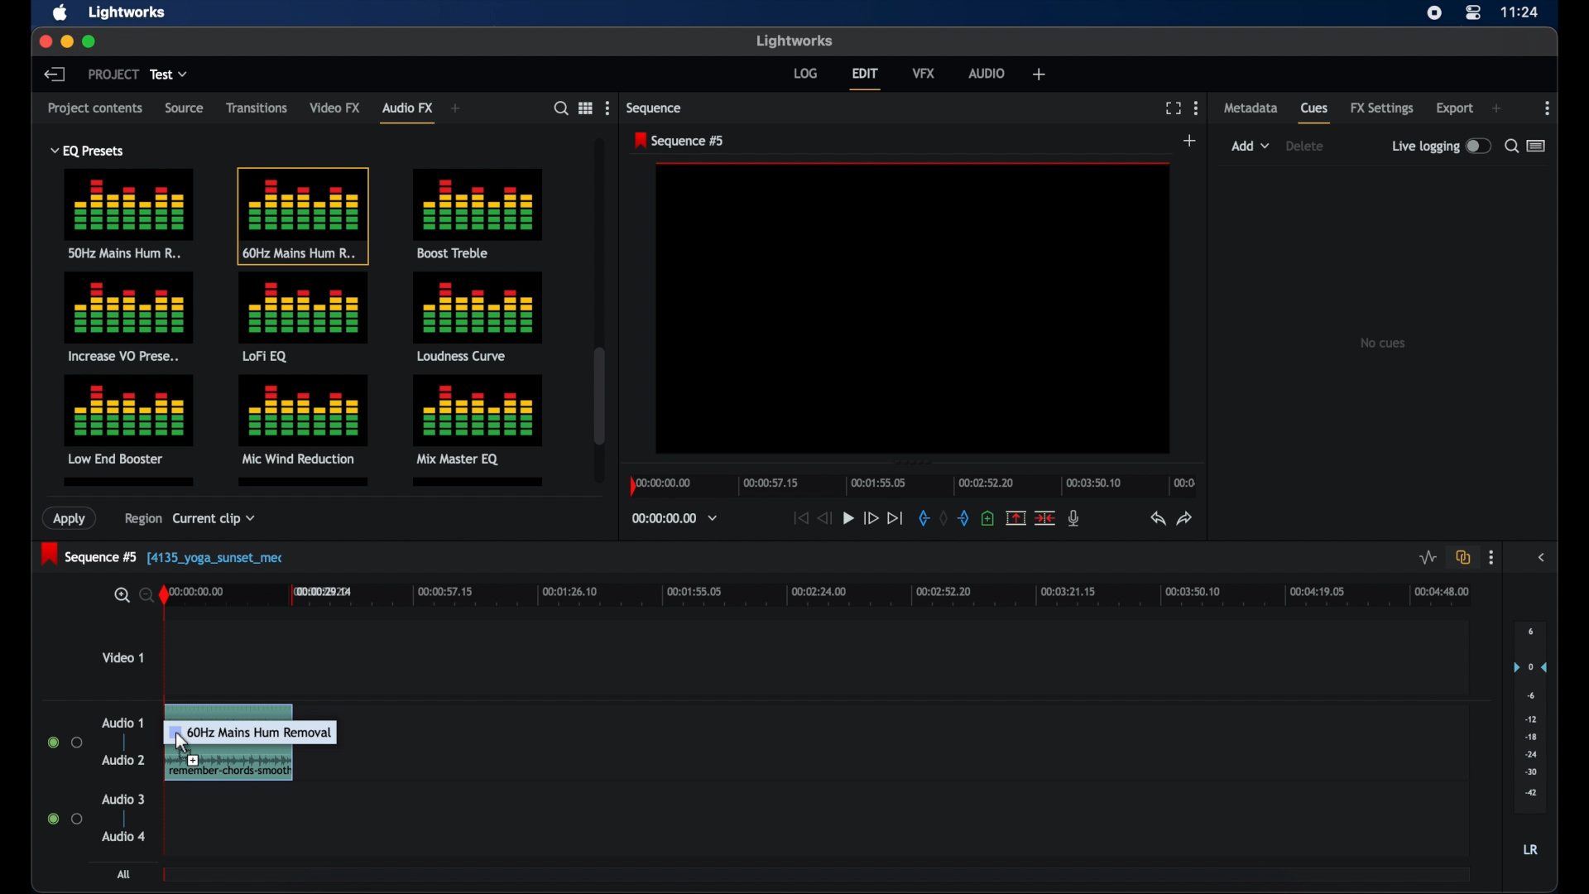 The width and height of the screenshot is (1589, 894). I want to click on cues, so click(1315, 113).